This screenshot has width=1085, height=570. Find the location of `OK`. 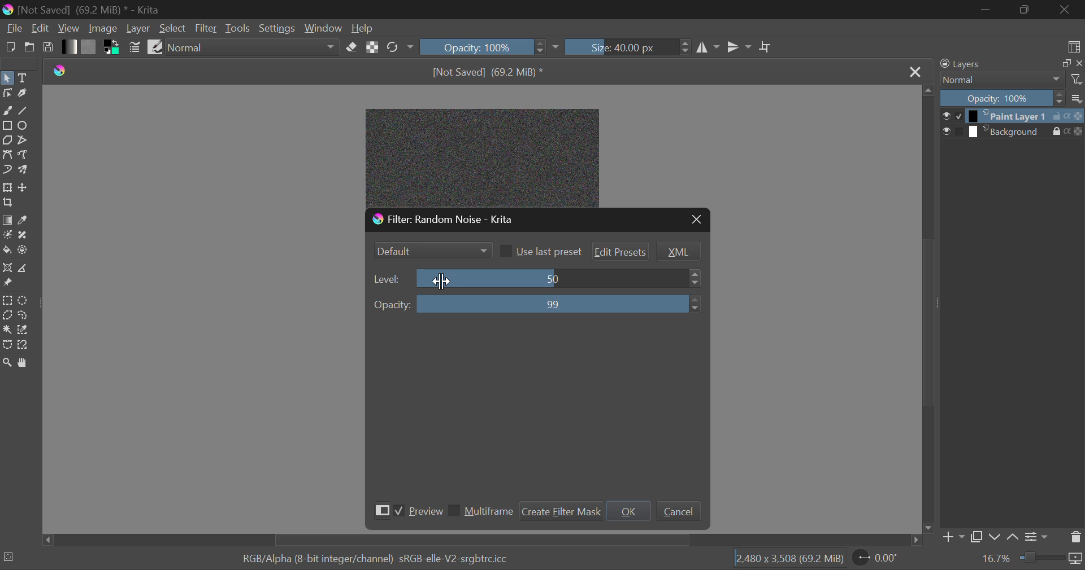

OK is located at coordinates (628, 510).